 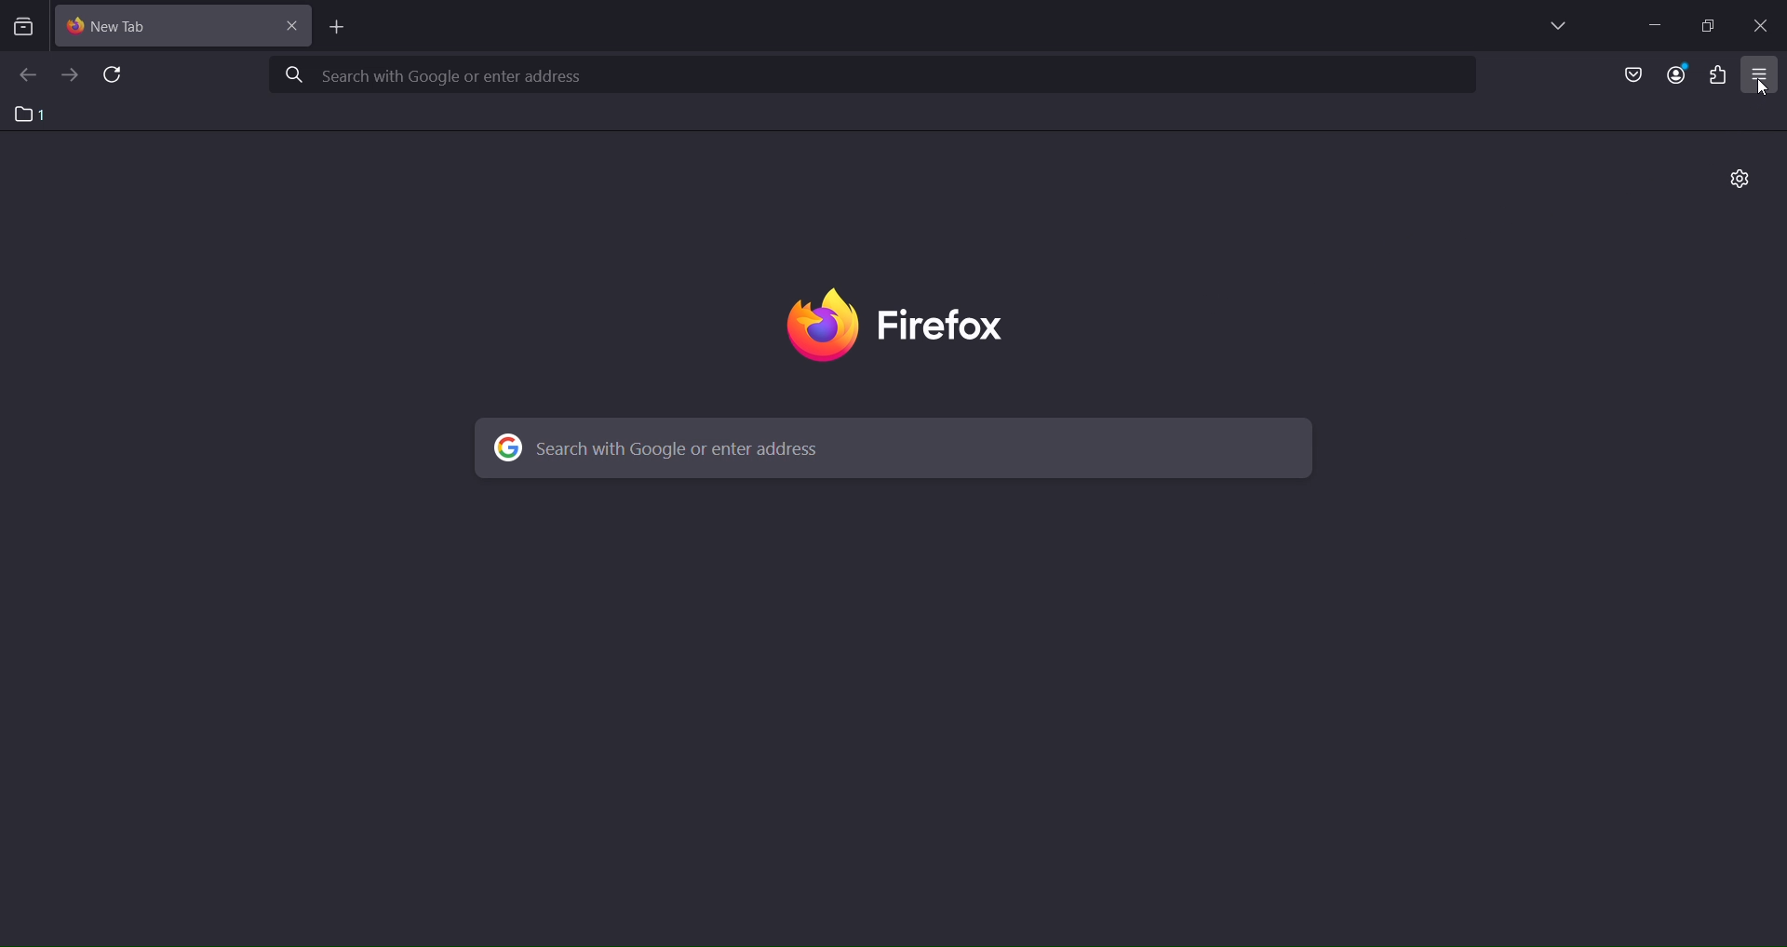 What do you see at coordinates (337, 28) in the screenshot?
I see `new tab` at bounding box center [337, 28].